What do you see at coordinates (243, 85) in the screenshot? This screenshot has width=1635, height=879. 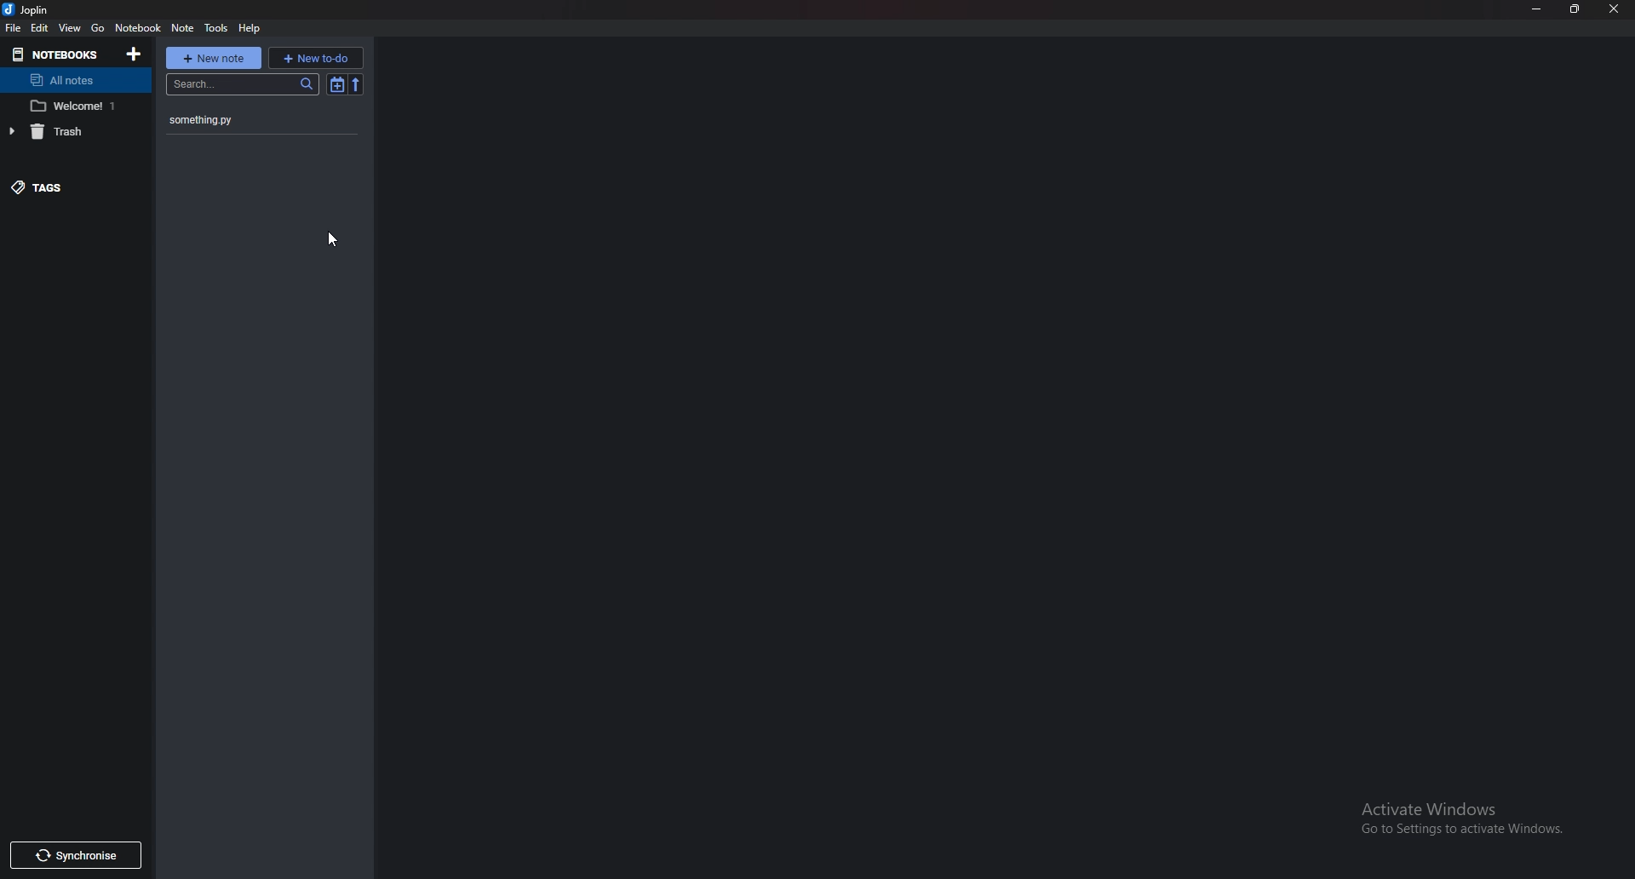 I see `search` at bounding box center [243, 85].